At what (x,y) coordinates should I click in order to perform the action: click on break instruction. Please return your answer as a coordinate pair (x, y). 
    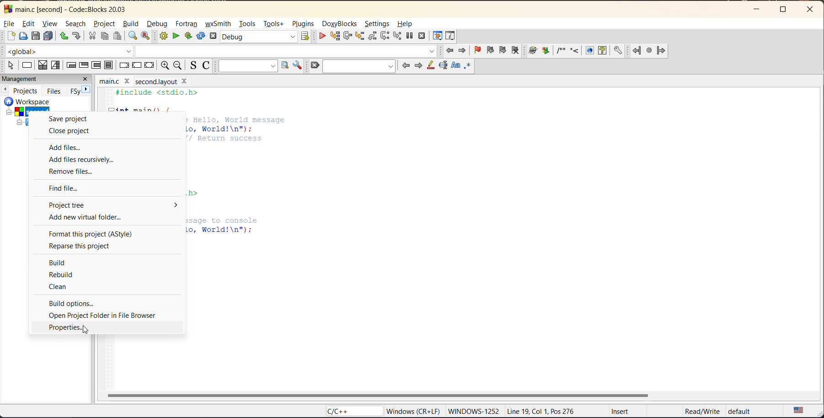
    Looking at the image, I should click on (125, 65).